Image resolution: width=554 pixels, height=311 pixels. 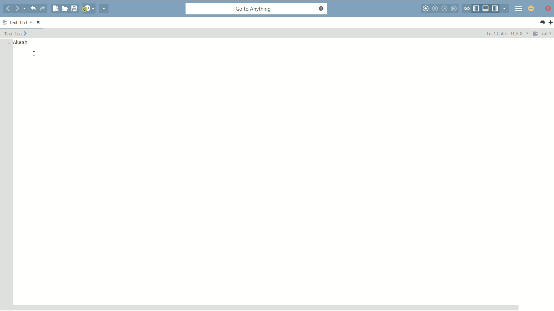 I want to click on minimize, so click(x=531, y=9).